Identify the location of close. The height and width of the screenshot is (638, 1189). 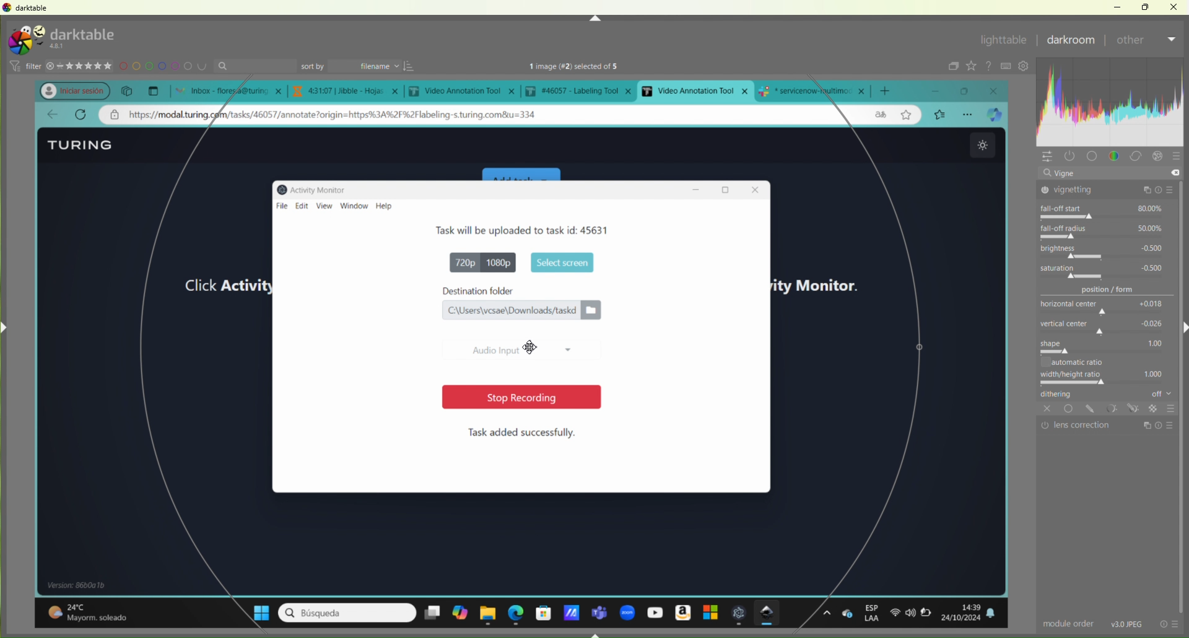
(997, 90).